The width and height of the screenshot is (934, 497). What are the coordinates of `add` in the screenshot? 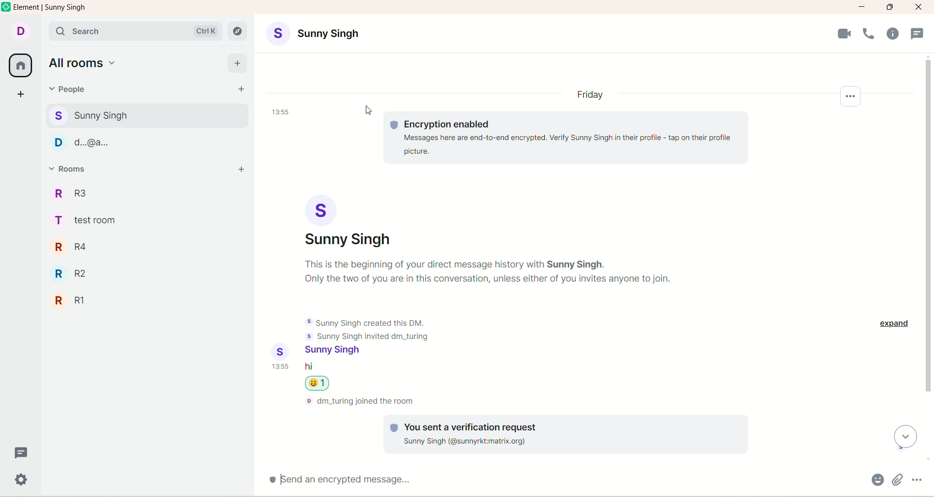 It's located at (237, 64).